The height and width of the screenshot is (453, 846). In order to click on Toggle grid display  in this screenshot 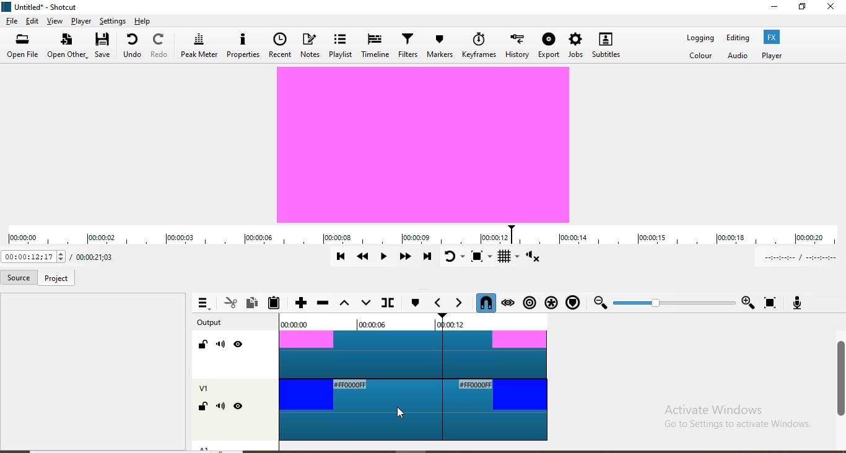, I will do `click(510, 257)`.